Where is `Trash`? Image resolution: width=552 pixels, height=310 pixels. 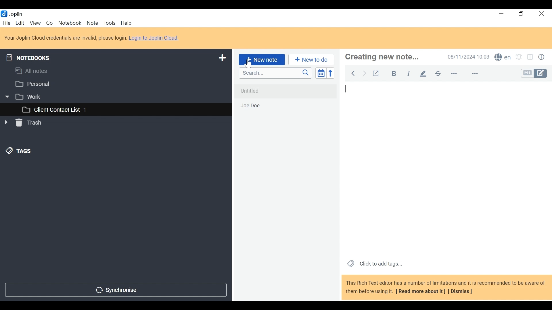
Trash is located at coordinates (24, 124).